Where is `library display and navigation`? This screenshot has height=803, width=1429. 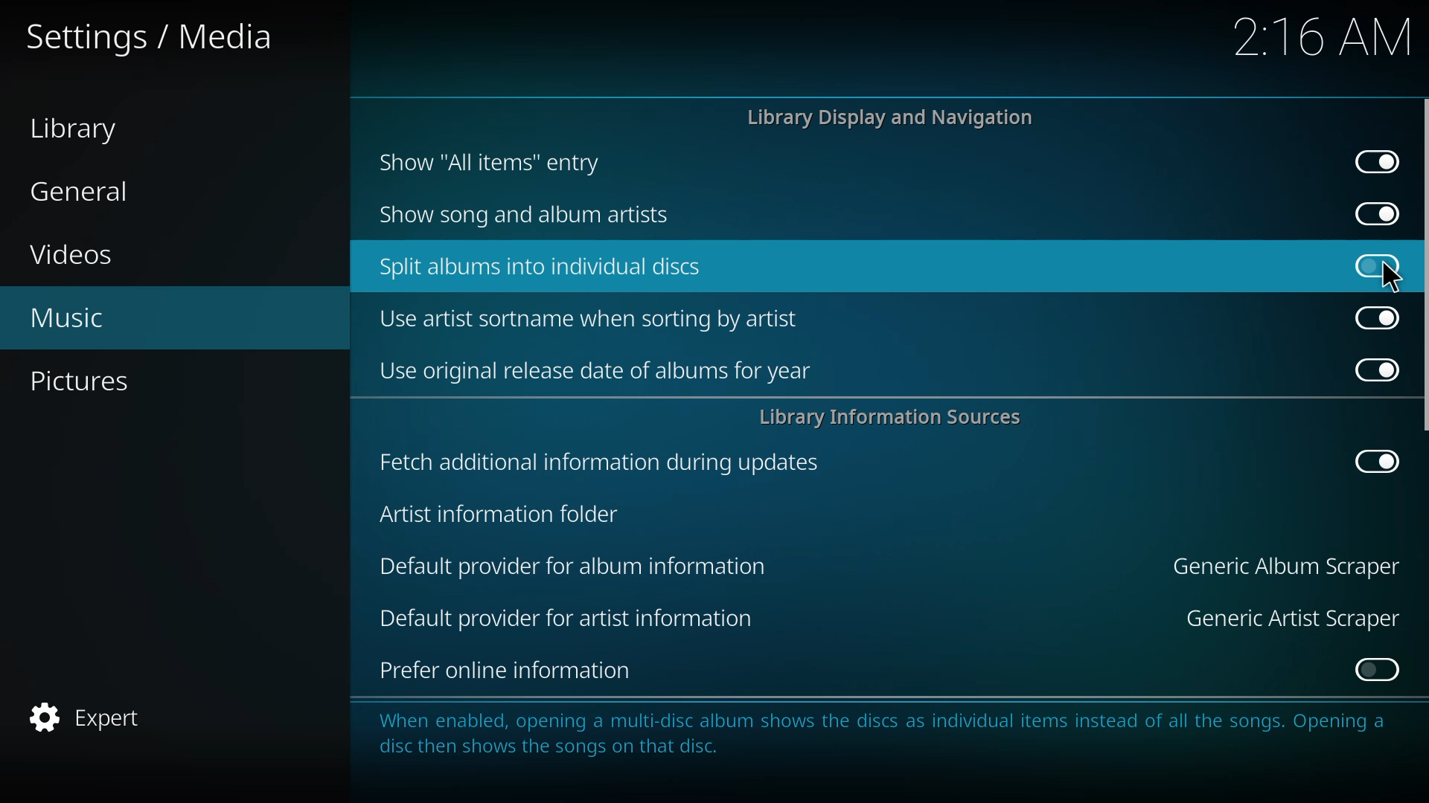
library display and navigation is located at coordinates (893, 117).